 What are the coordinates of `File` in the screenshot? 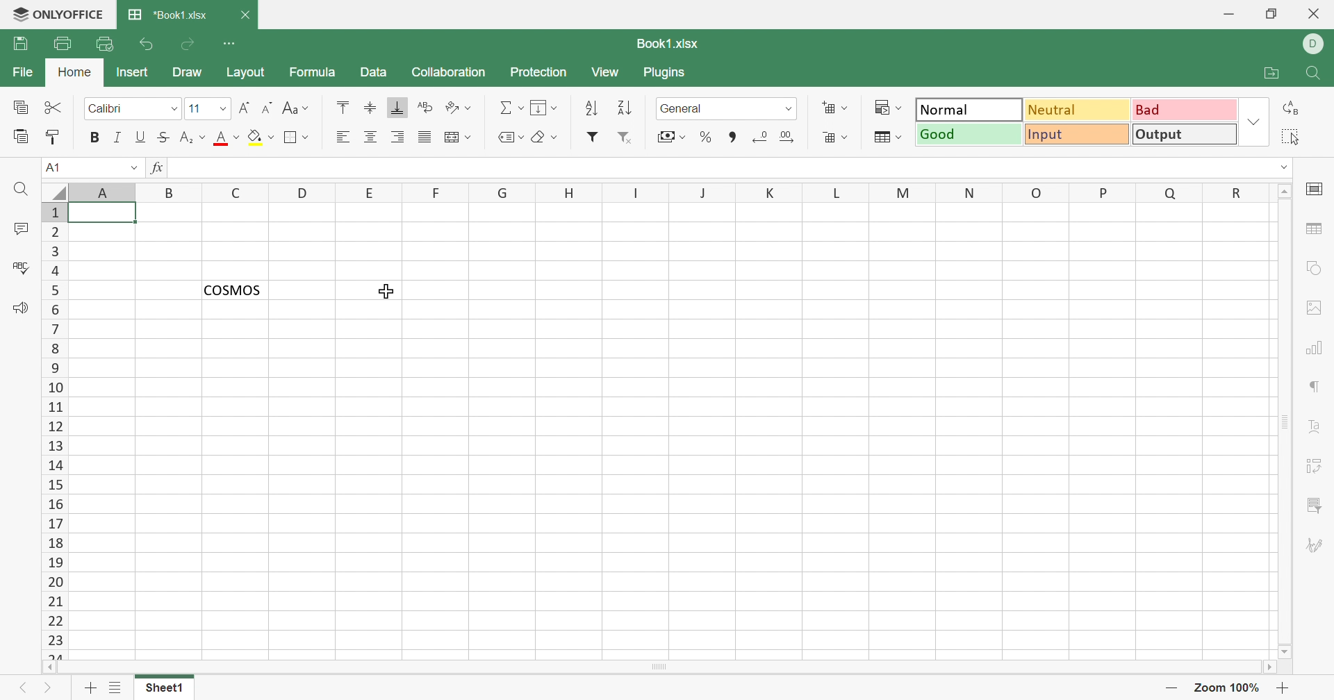 It's located at (24, 72).